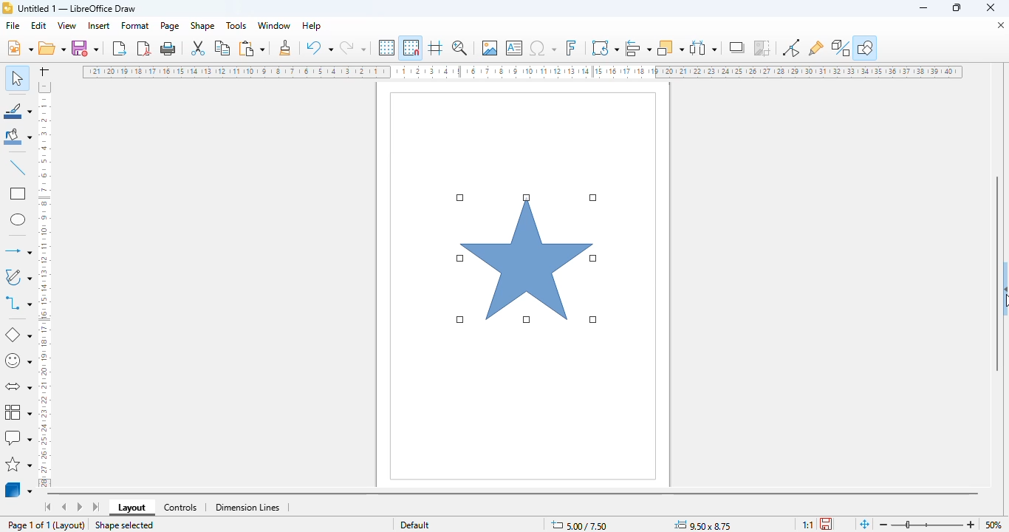  I want to click on (Layout), so click(69, 526).